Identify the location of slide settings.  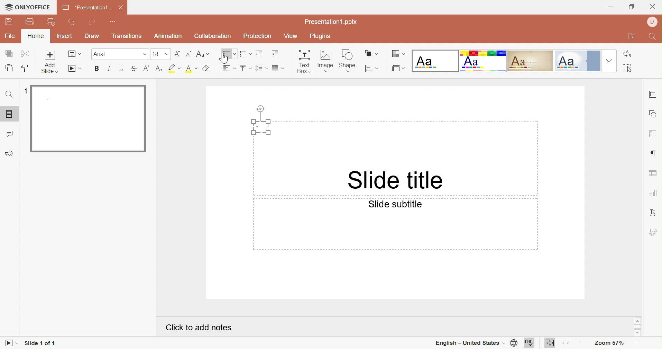
(654, 93).